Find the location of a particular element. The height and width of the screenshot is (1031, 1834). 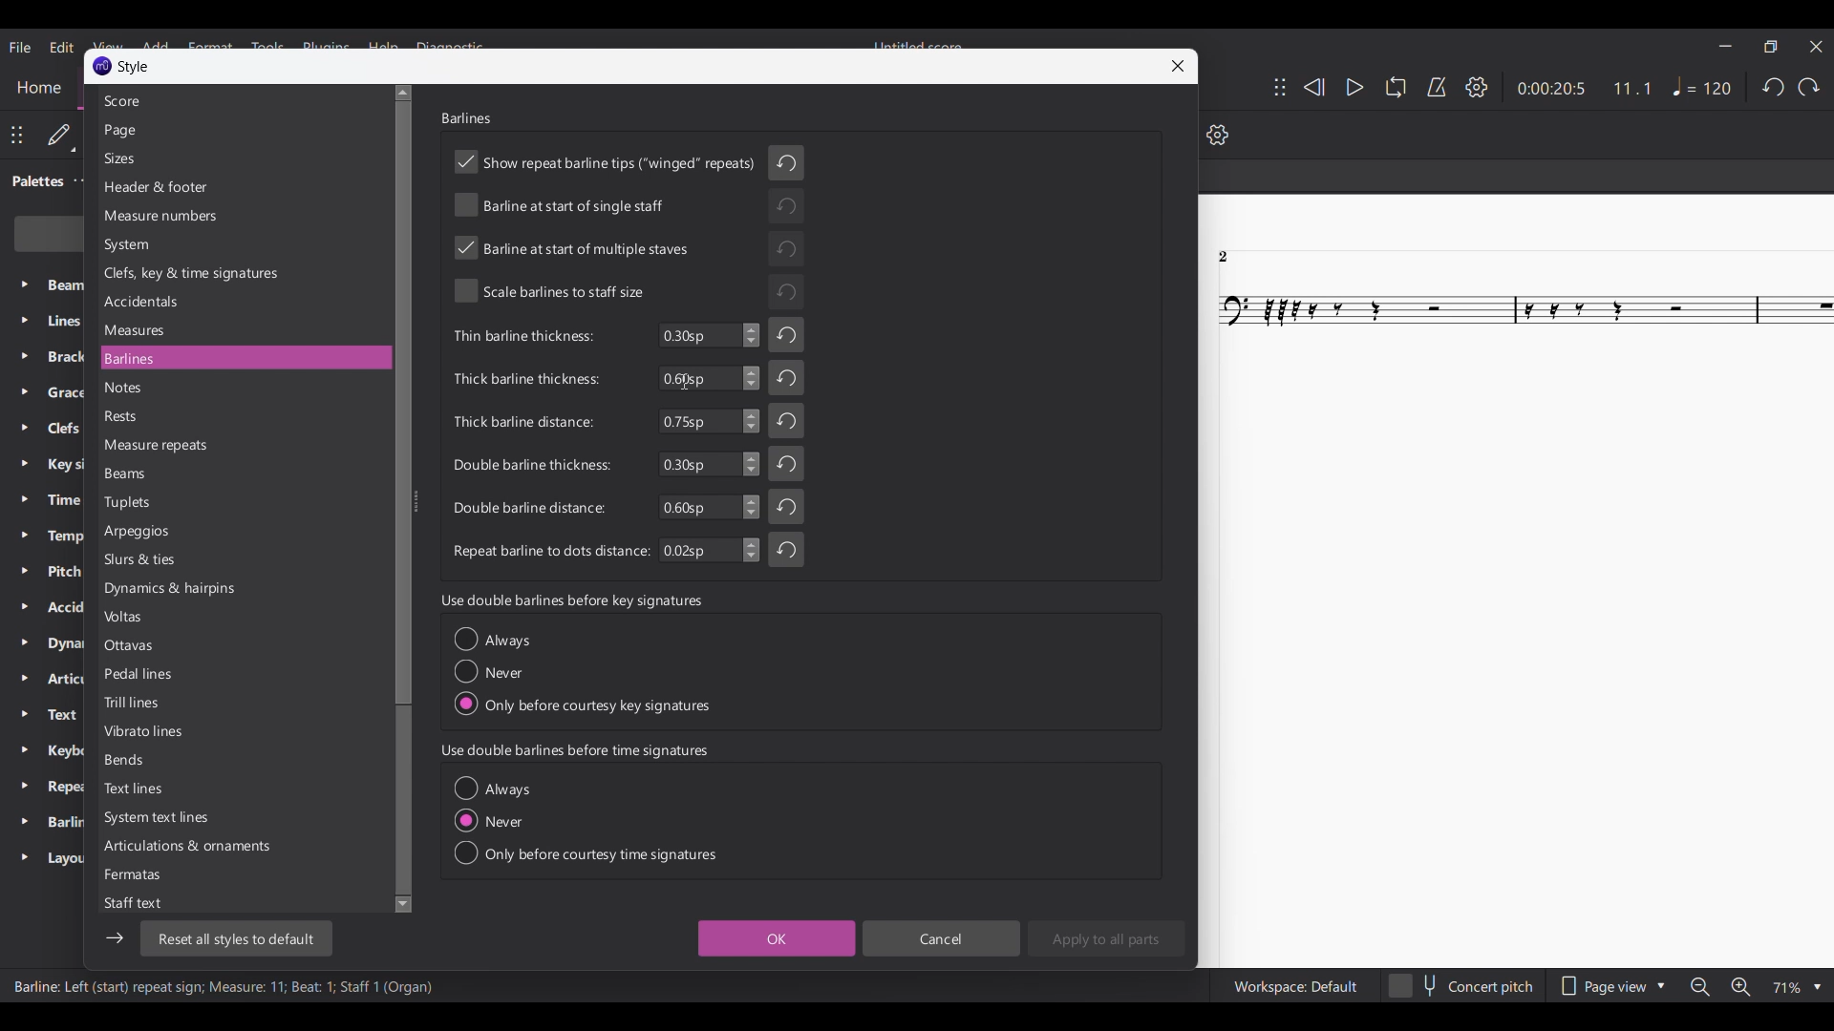

Zoom out is located at coordinates (1700, 987).